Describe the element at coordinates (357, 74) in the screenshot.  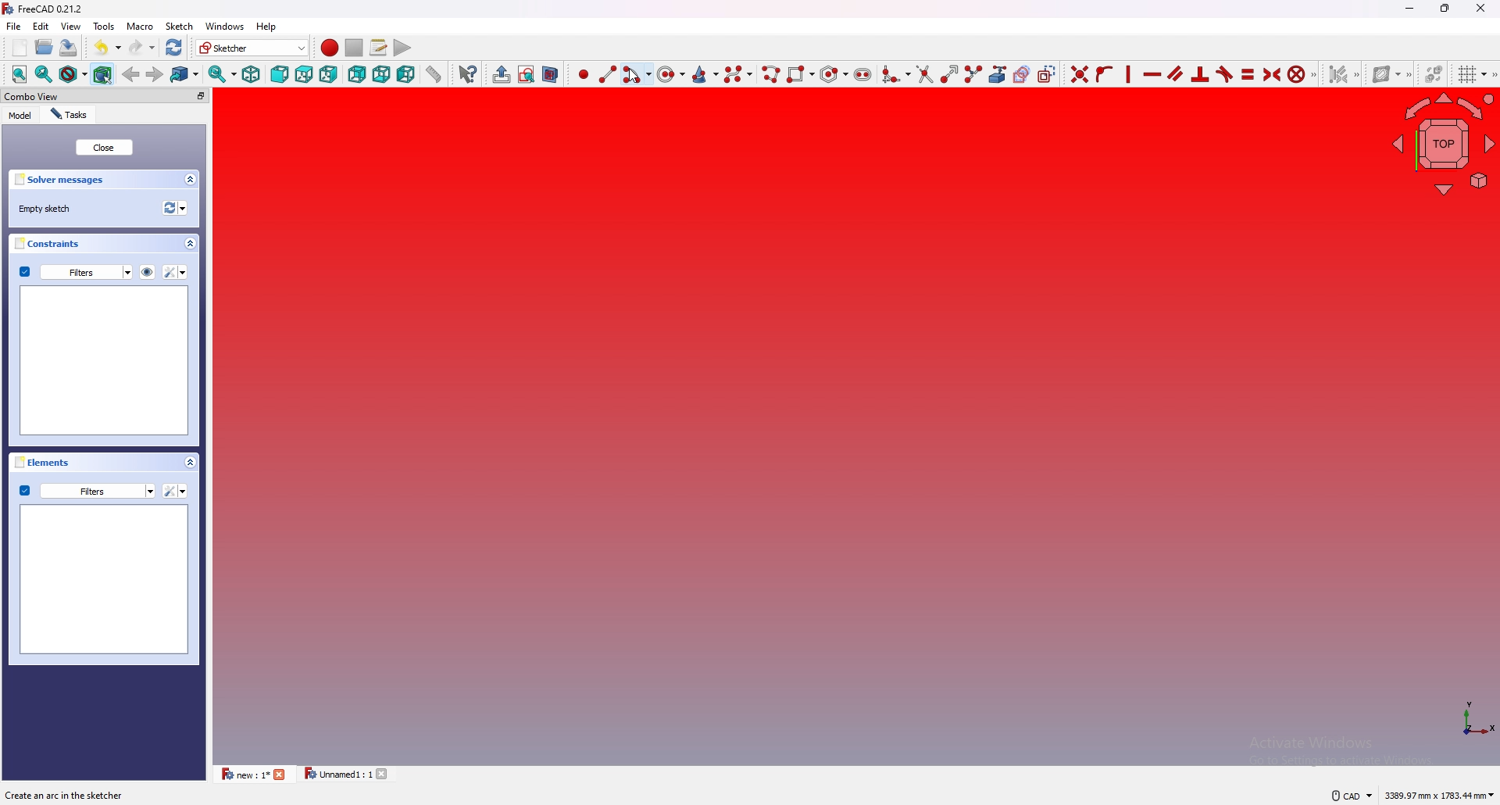
I see `back` at that location.